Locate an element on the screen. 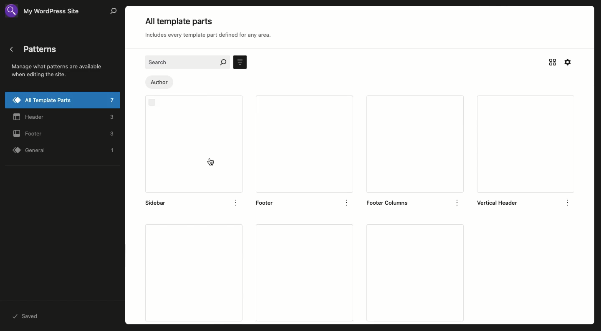 This screenshot has width=601, height=331. Sidebar is located at coordinates (193, 150).